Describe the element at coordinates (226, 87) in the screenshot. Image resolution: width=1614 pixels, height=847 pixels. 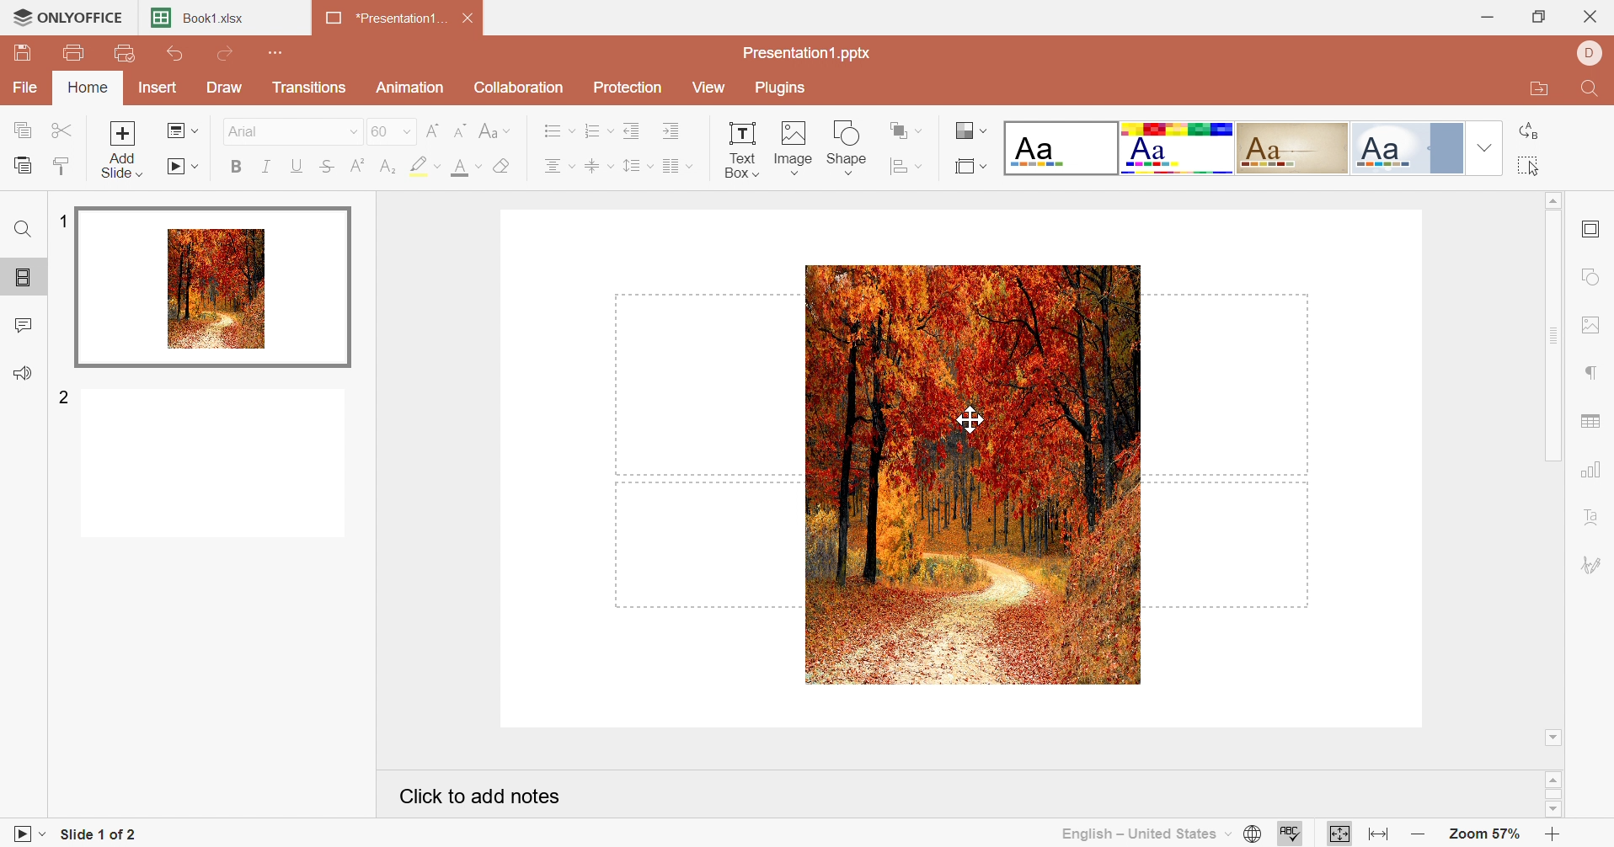
I see `Draw` at that location.